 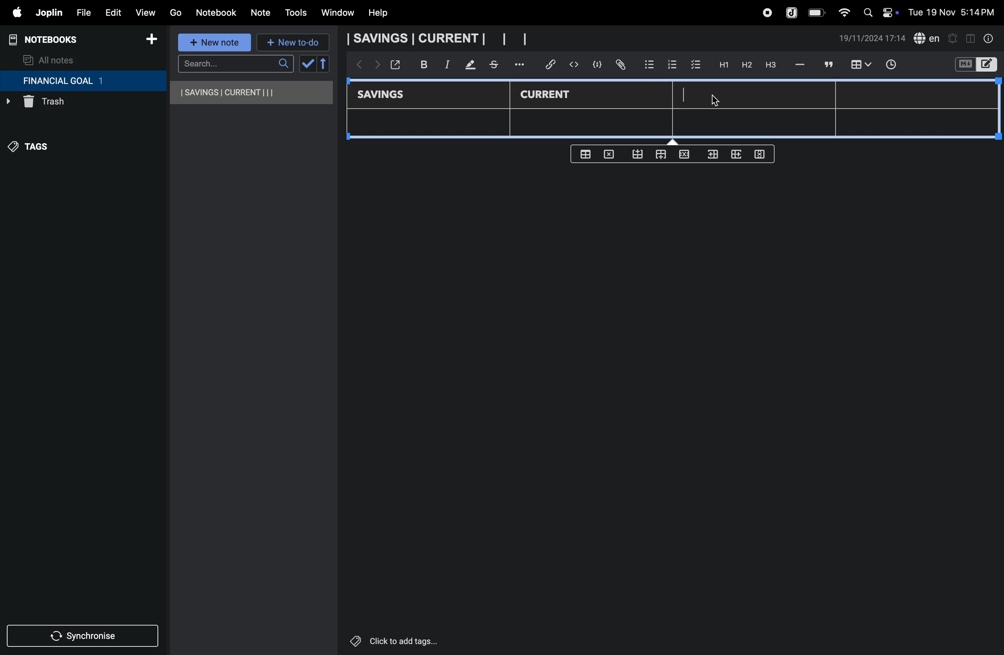 I want to click on click to add tags, so click(x=415, y=640).